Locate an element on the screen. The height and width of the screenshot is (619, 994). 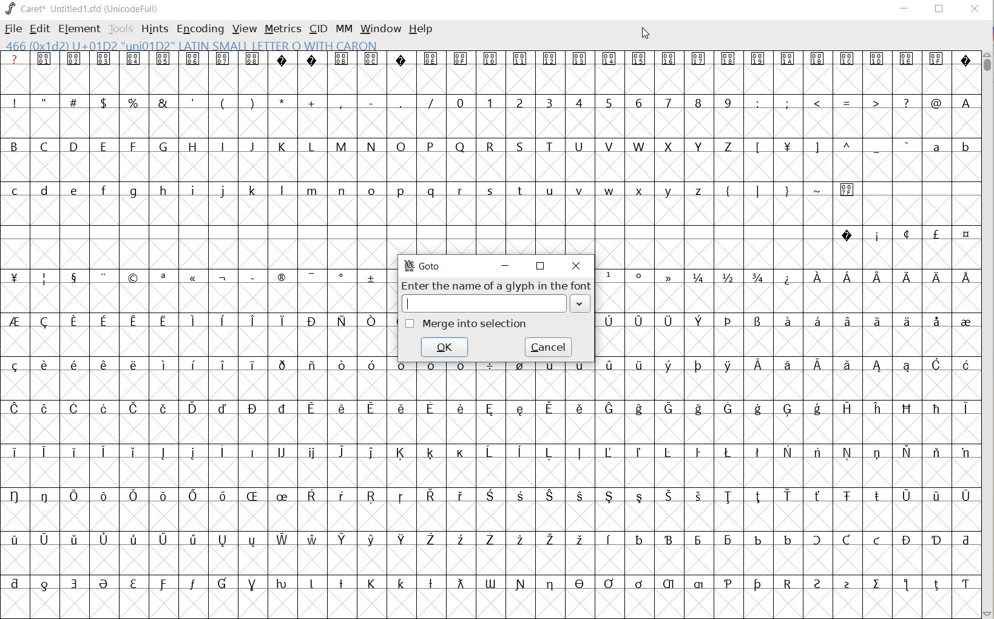
CURSOR is located at coordinates (647, 35).